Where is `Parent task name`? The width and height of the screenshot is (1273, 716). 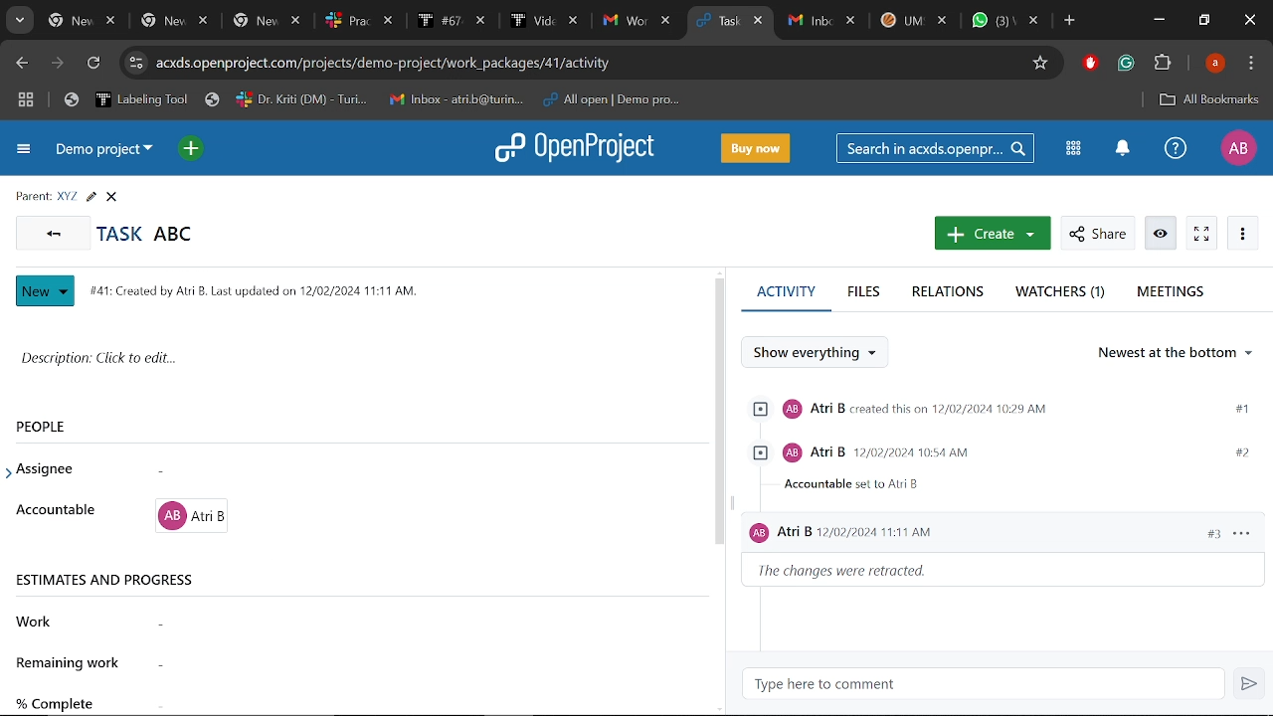 Parent task name is located at coordinates (68, 196).